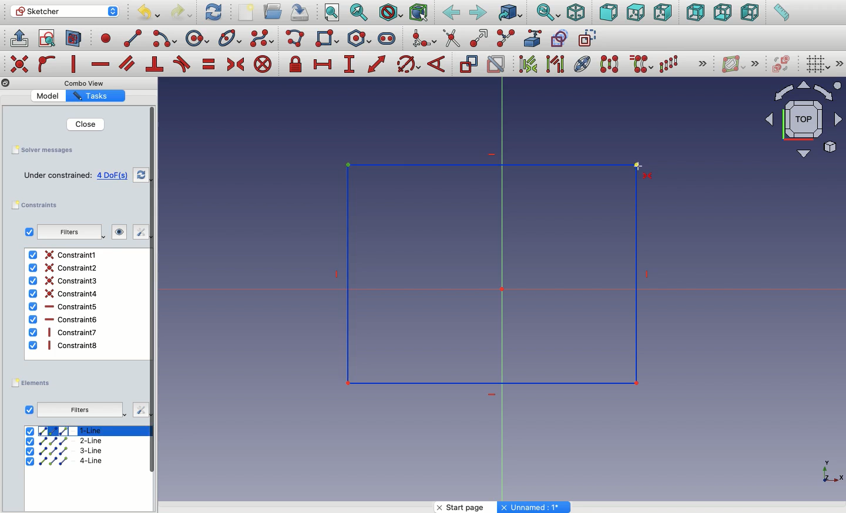 The width and height of the screenshot is (846, 513). I want to click on Back, so click(696, 12).